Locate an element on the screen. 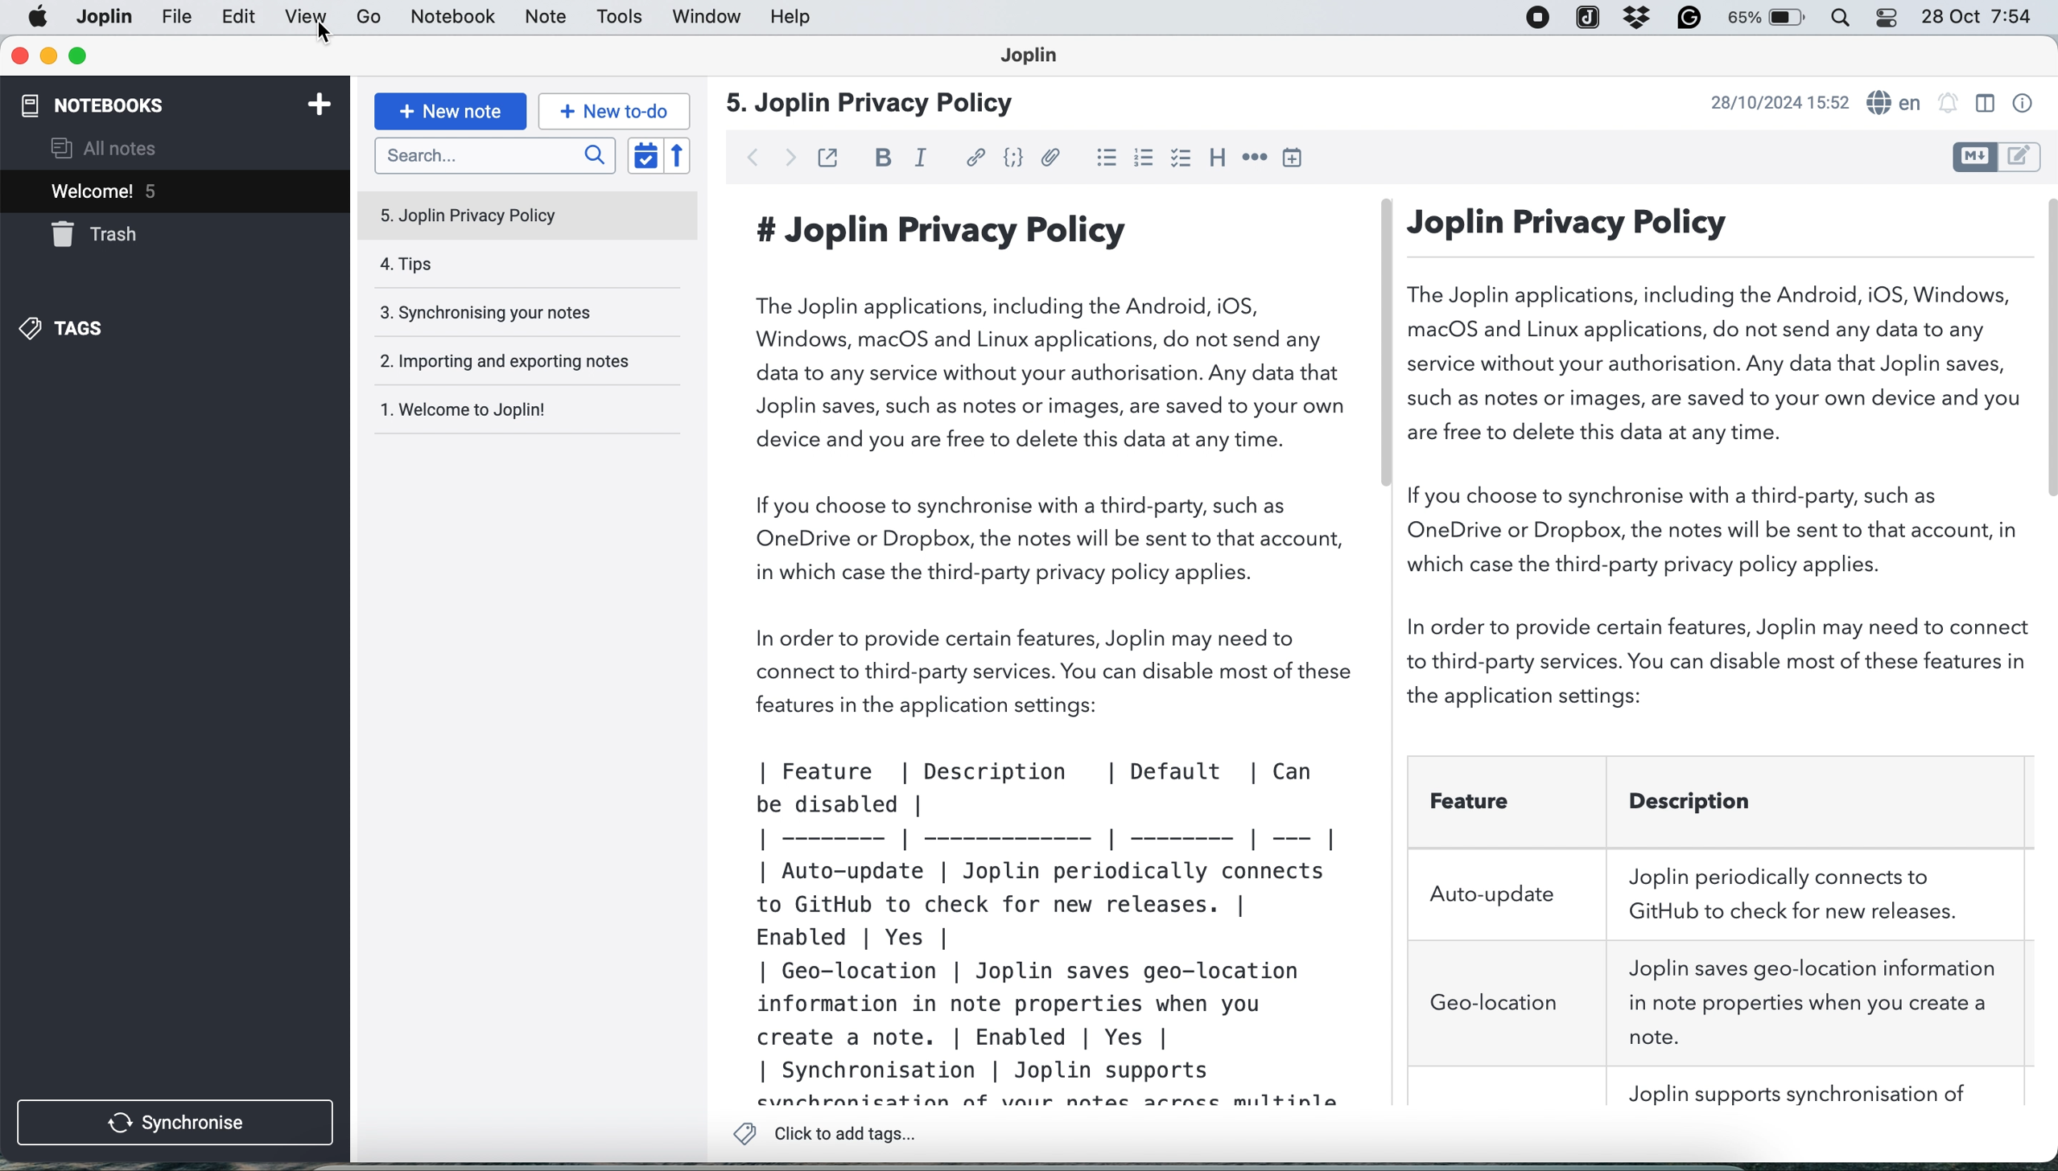  close is located at coordinates (18, 56).